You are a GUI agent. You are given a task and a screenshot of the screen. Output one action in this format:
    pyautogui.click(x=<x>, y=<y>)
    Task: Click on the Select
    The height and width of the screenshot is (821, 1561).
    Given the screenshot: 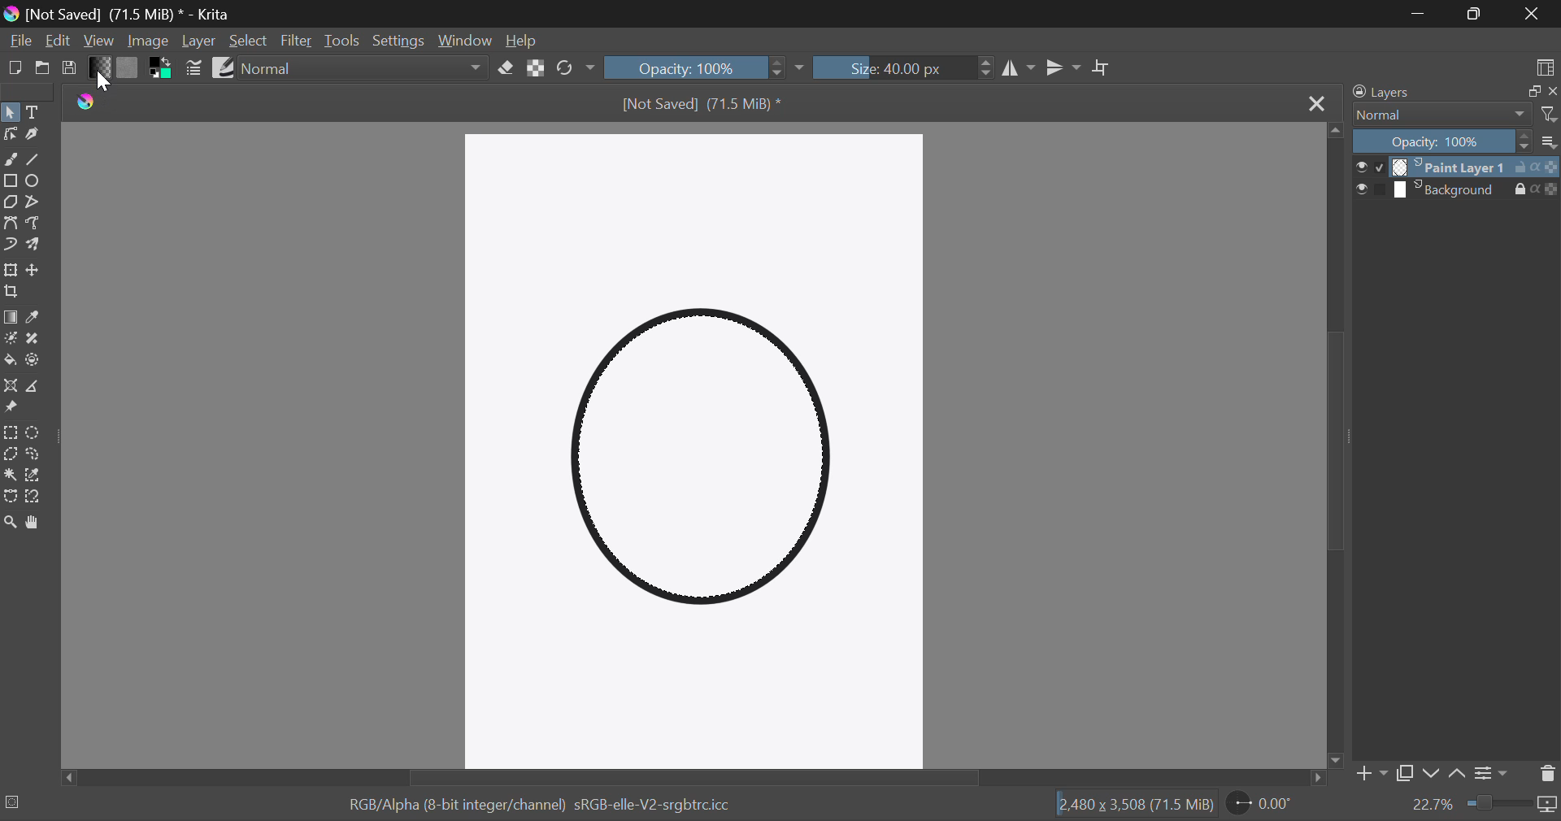 What is the action you would take?
    pyautogui.click(x=11, y=112)
    